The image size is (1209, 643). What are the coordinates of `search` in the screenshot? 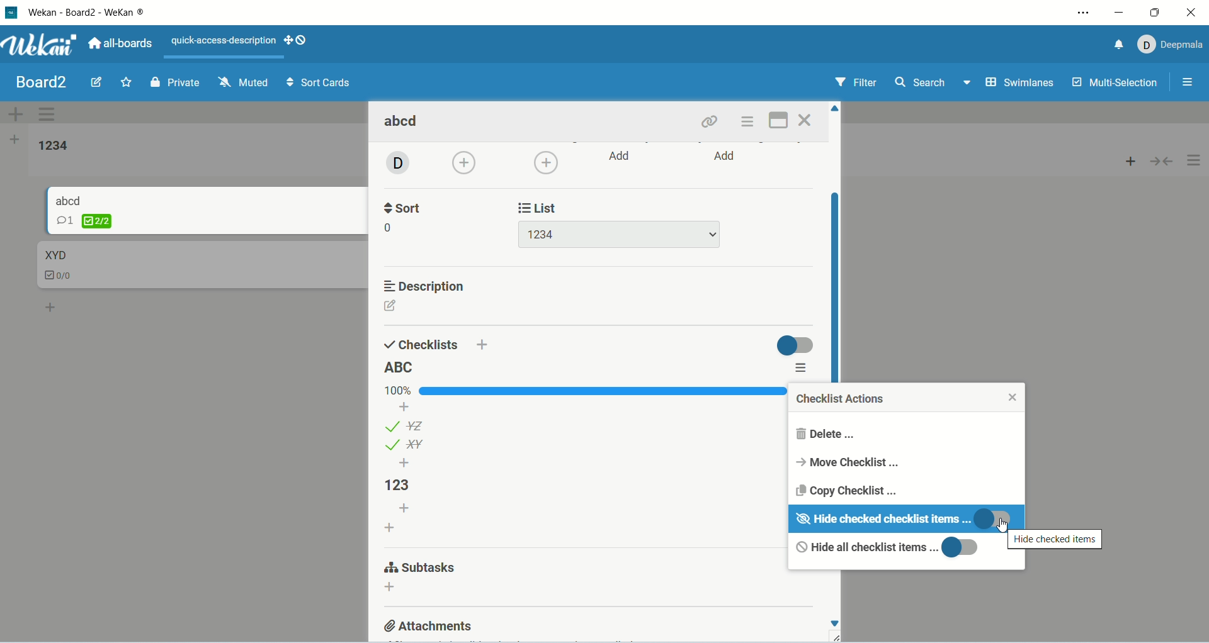 It's located at (934, 84).